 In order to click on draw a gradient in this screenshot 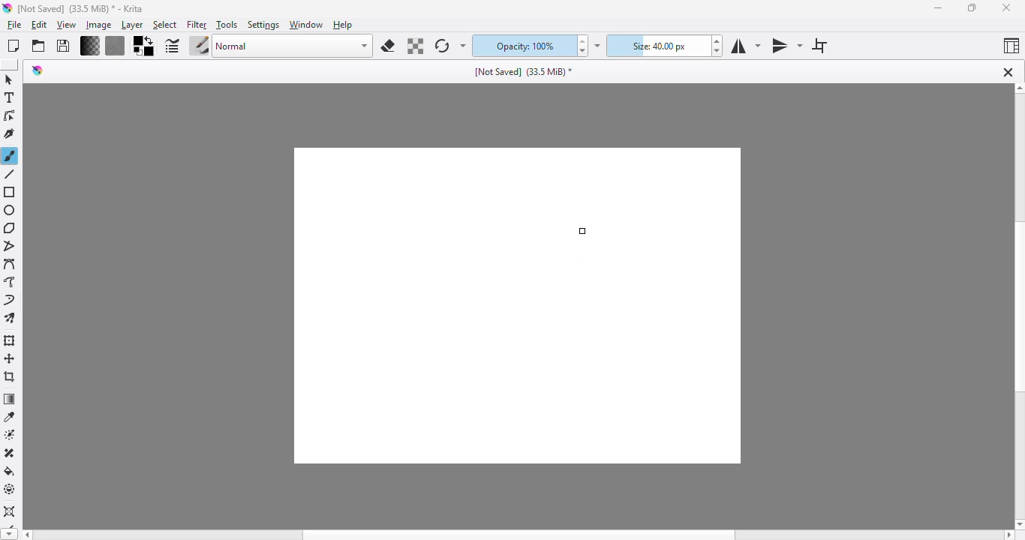, I will do `click(10, 399)`.